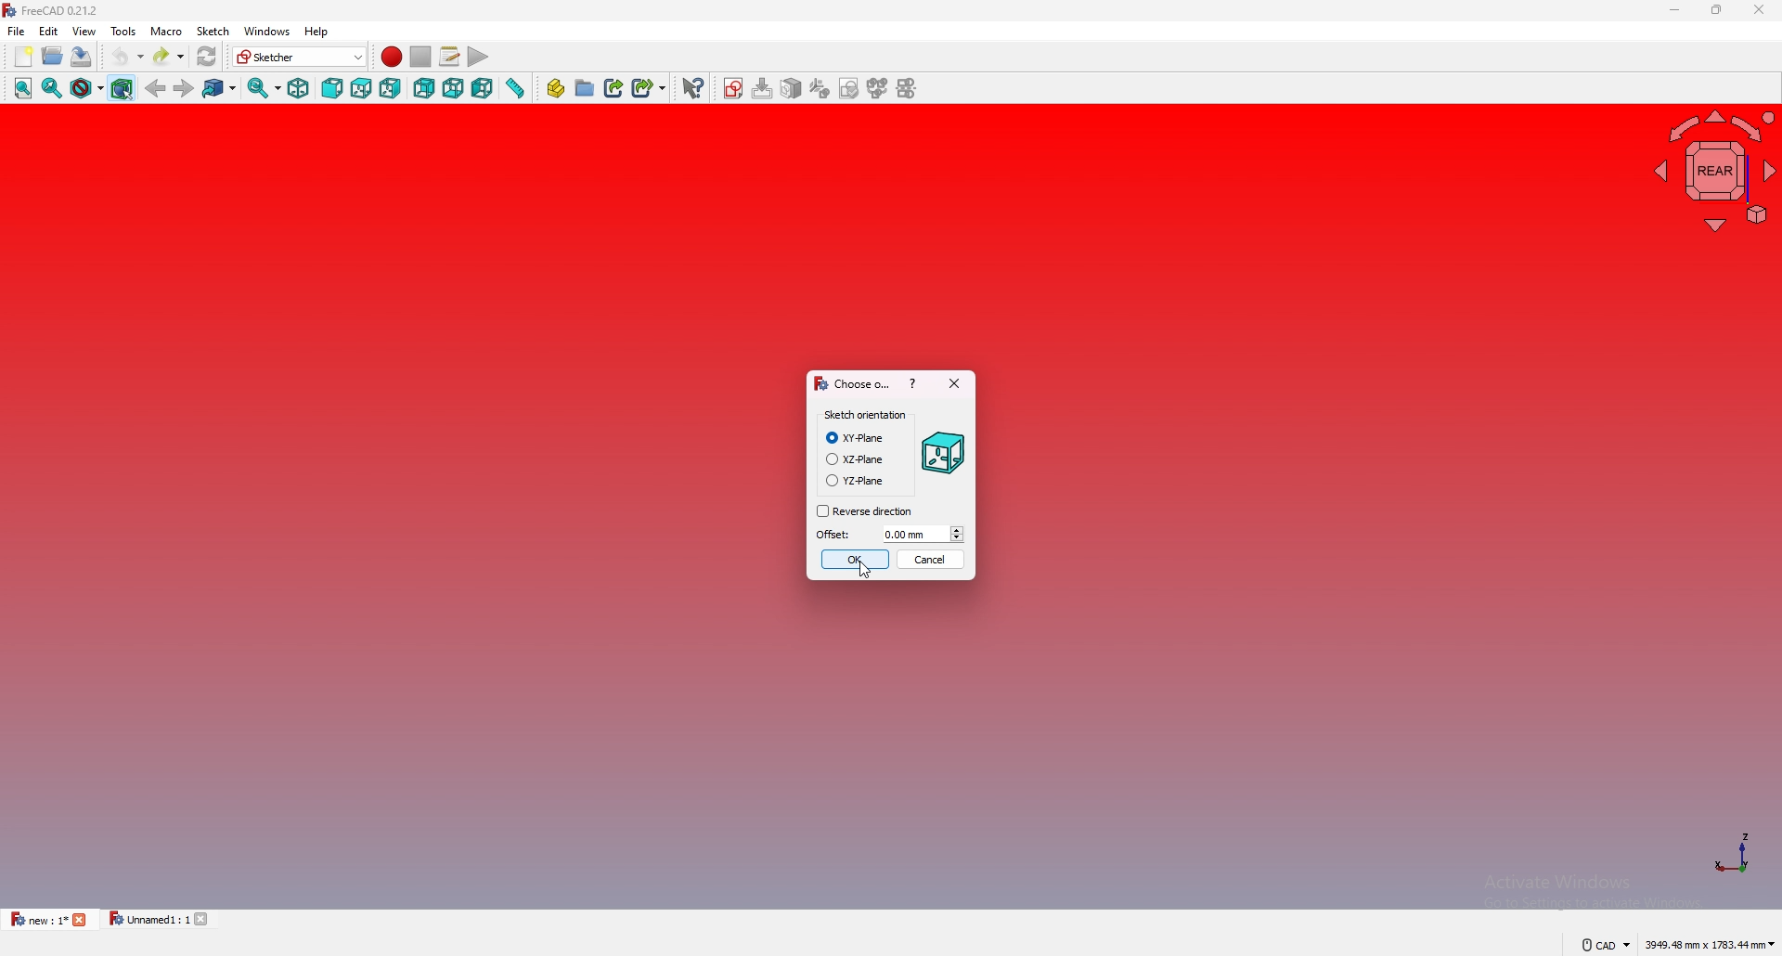 This screenshot has width=1782, height=956. Describe the element at coordinates (915, 535) in the screenshot. I see `0.00 mm` at that location.